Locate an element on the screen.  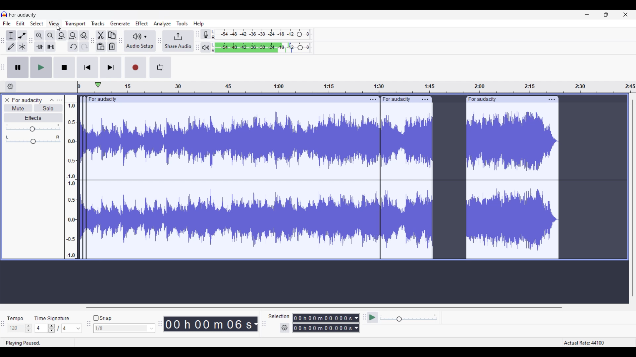
Playback level is located at coordinates (261, 48).